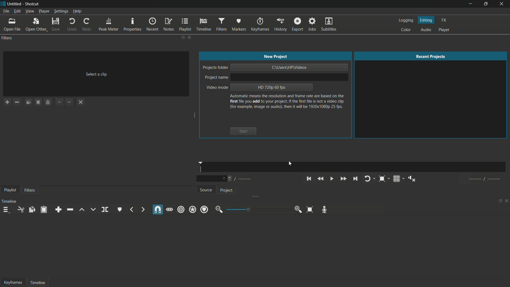  Describe the element at coordinates (444, 30) in the screenshot. I see `player` at that location.